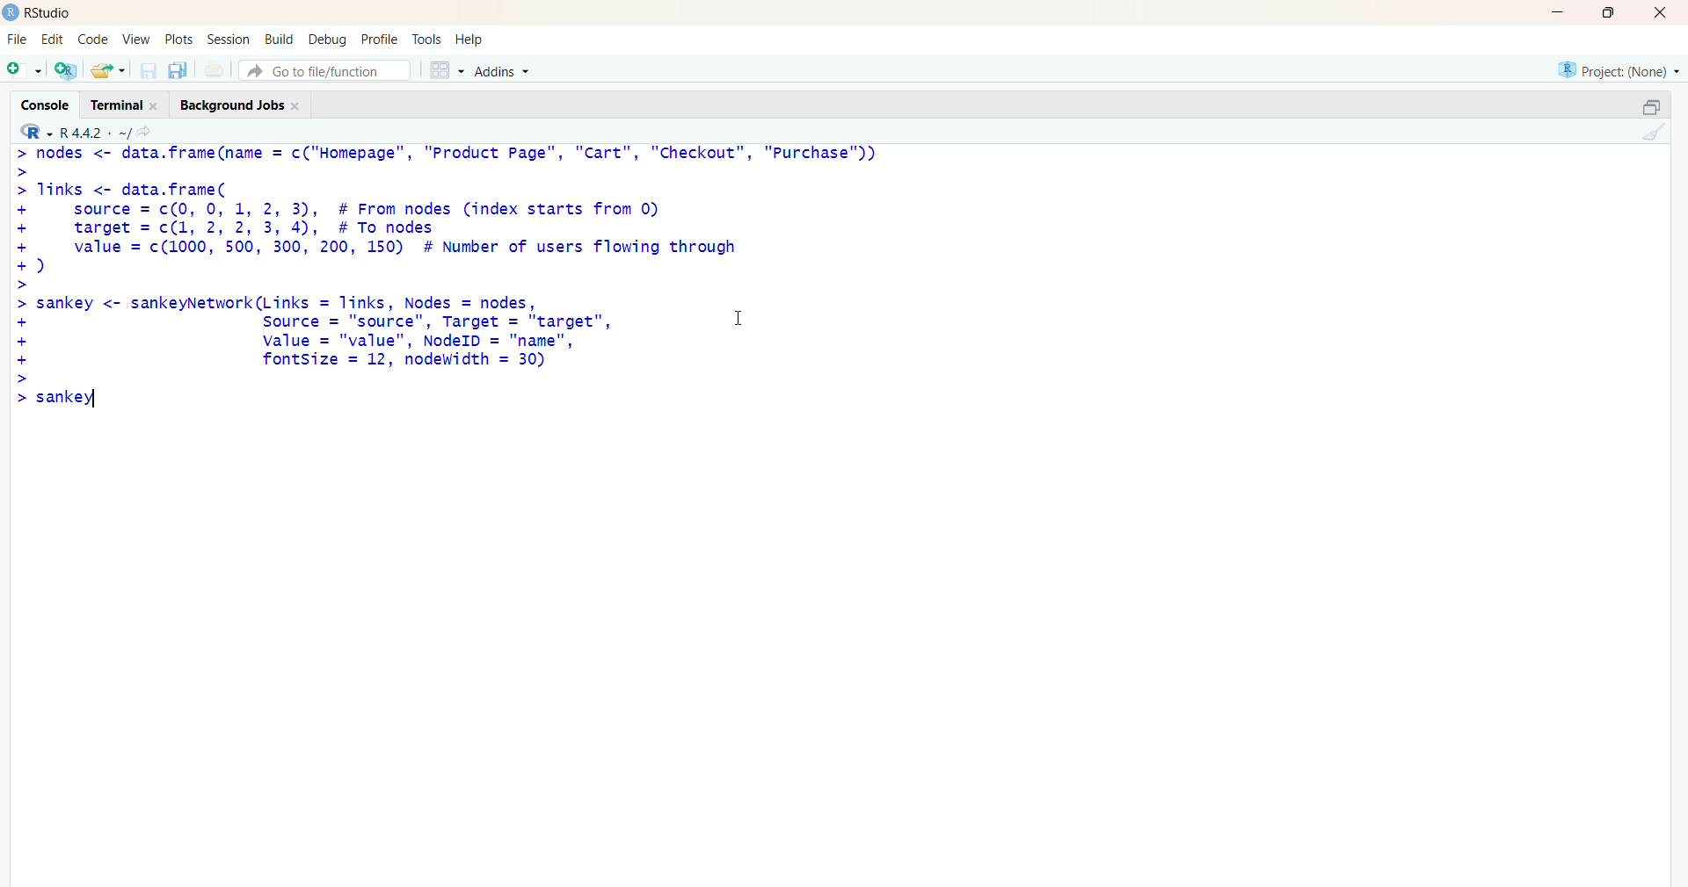  Describe the element at coordinates (174, 37) in the screenshot. I see `plots` at that location.